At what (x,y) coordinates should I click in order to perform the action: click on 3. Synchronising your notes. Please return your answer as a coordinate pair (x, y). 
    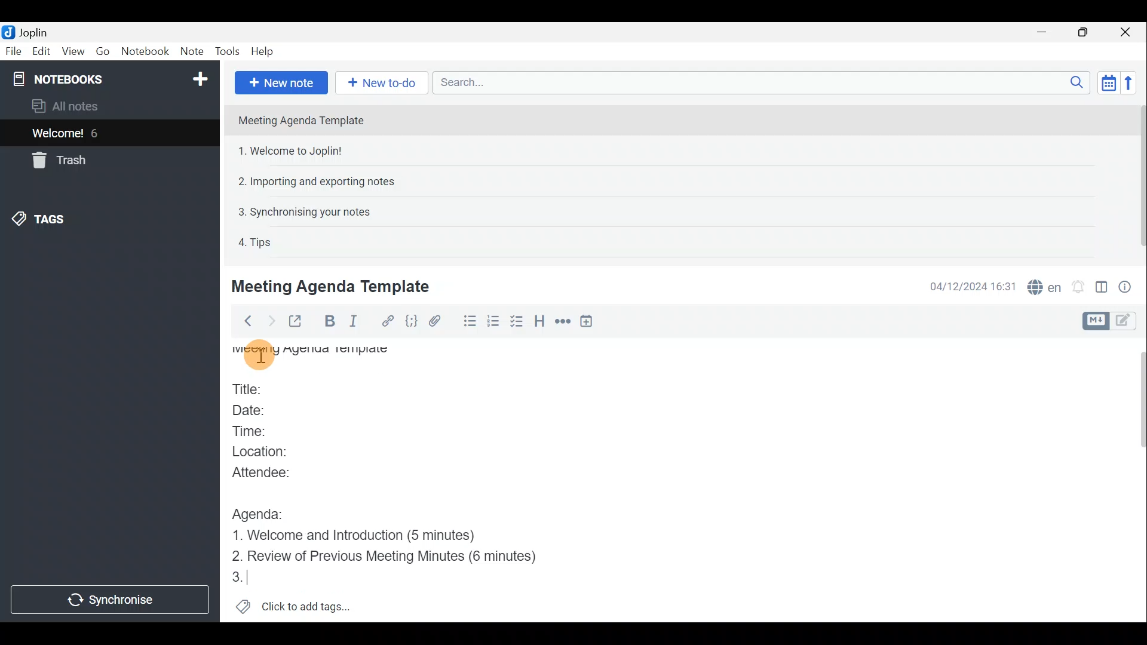
    Looking at the image, I should click on (304, 211).